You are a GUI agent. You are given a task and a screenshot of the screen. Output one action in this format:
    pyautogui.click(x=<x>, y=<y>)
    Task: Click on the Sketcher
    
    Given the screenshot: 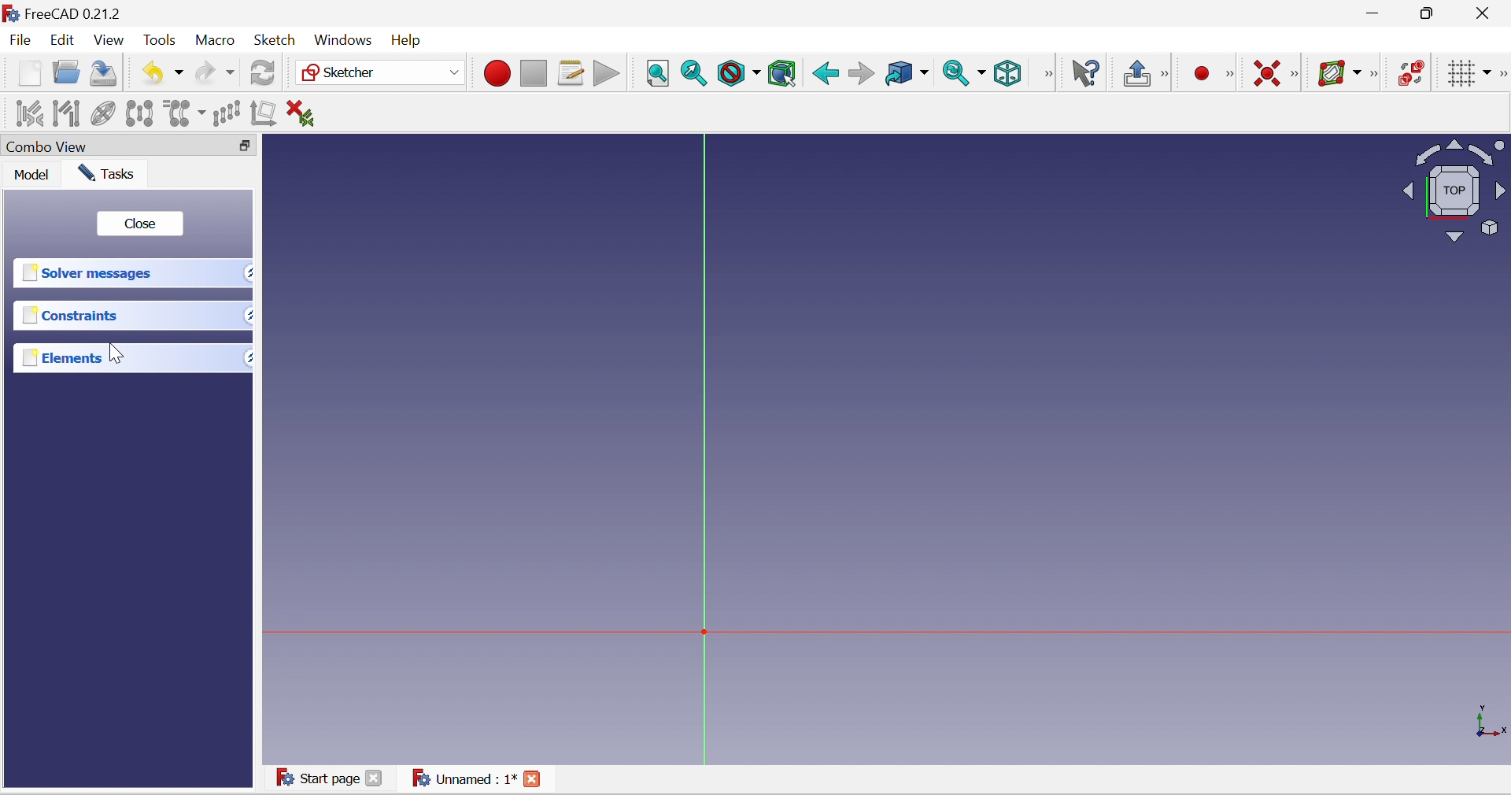 What is the action you would take?
    pyautogui.click(x=379, y=72)
    